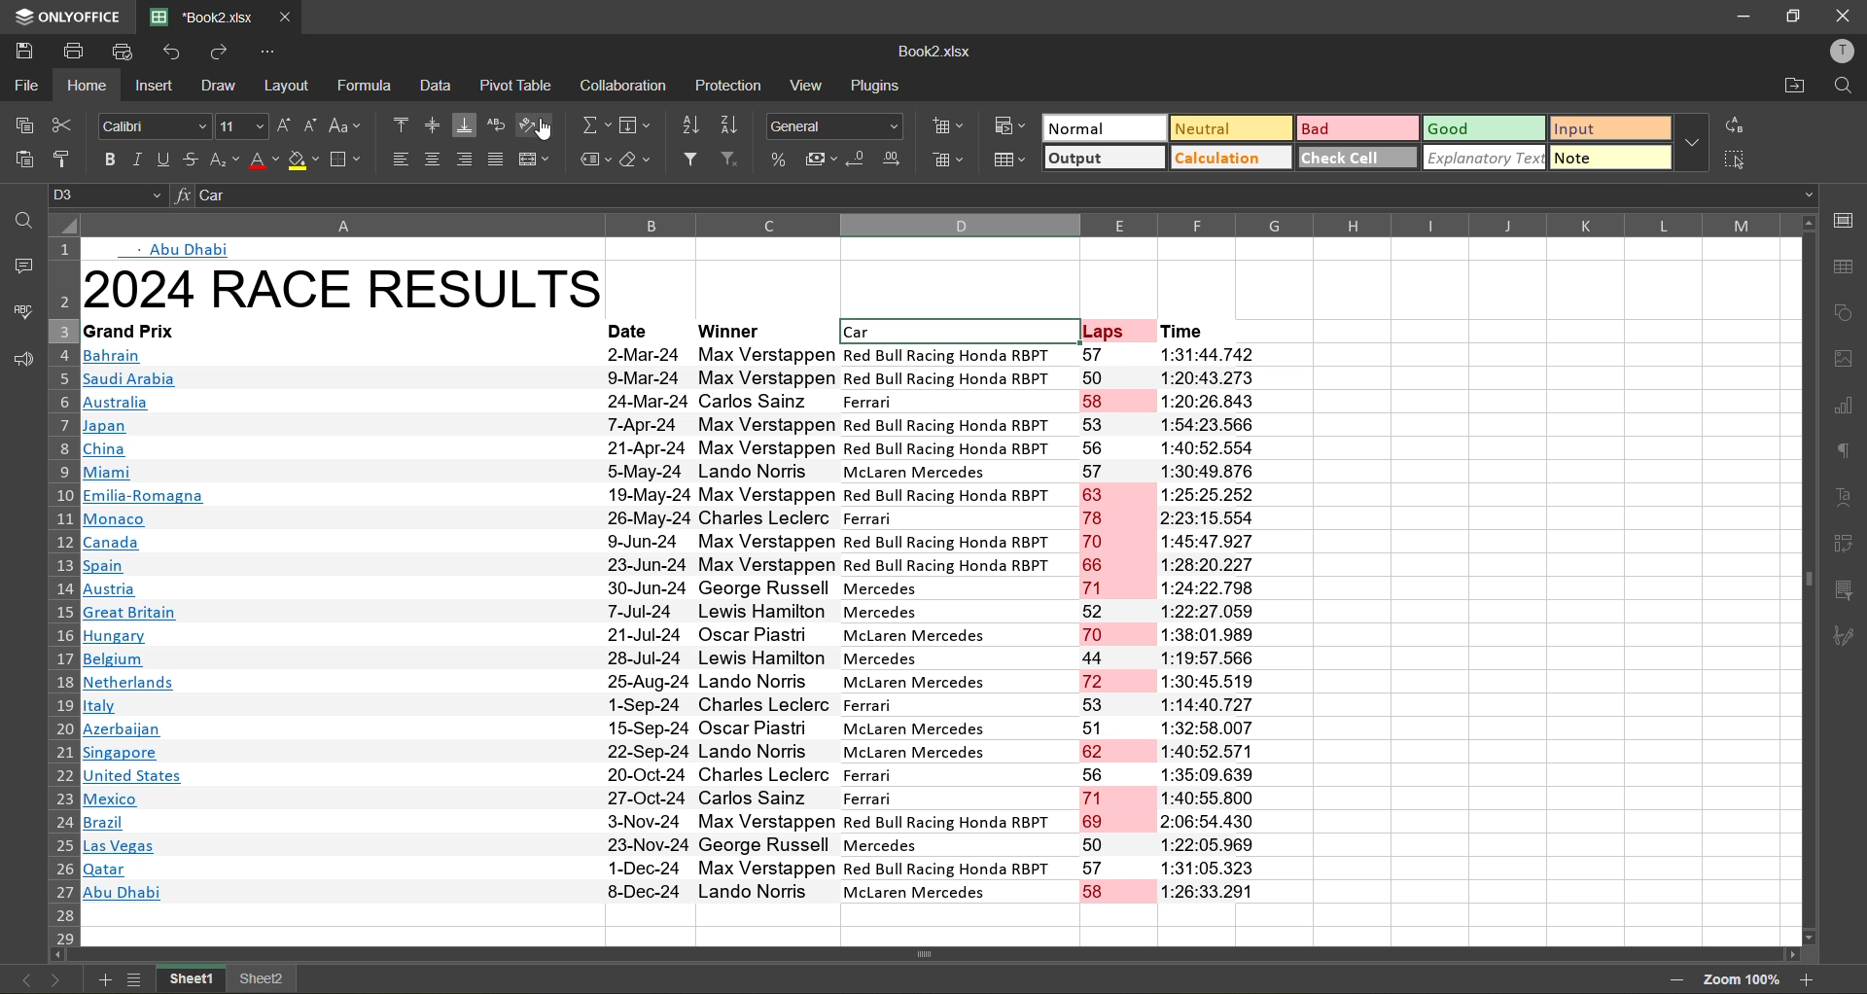  What do you see at coordinates (1105, 126) in the screenshot?
I see `normal` at bounding box center [1105, 126].